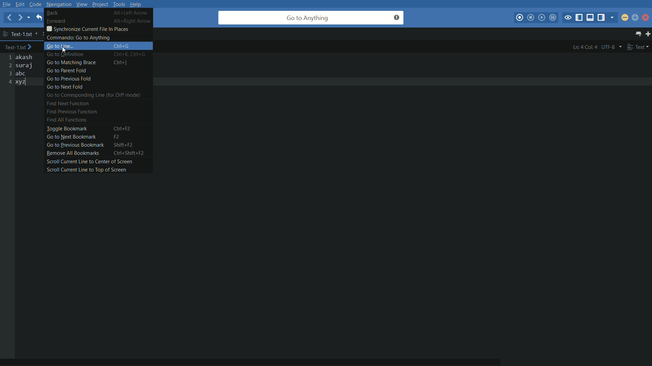  Describe the element at coordinates (38, 17) in the screenshot. I see `undo` at that location.